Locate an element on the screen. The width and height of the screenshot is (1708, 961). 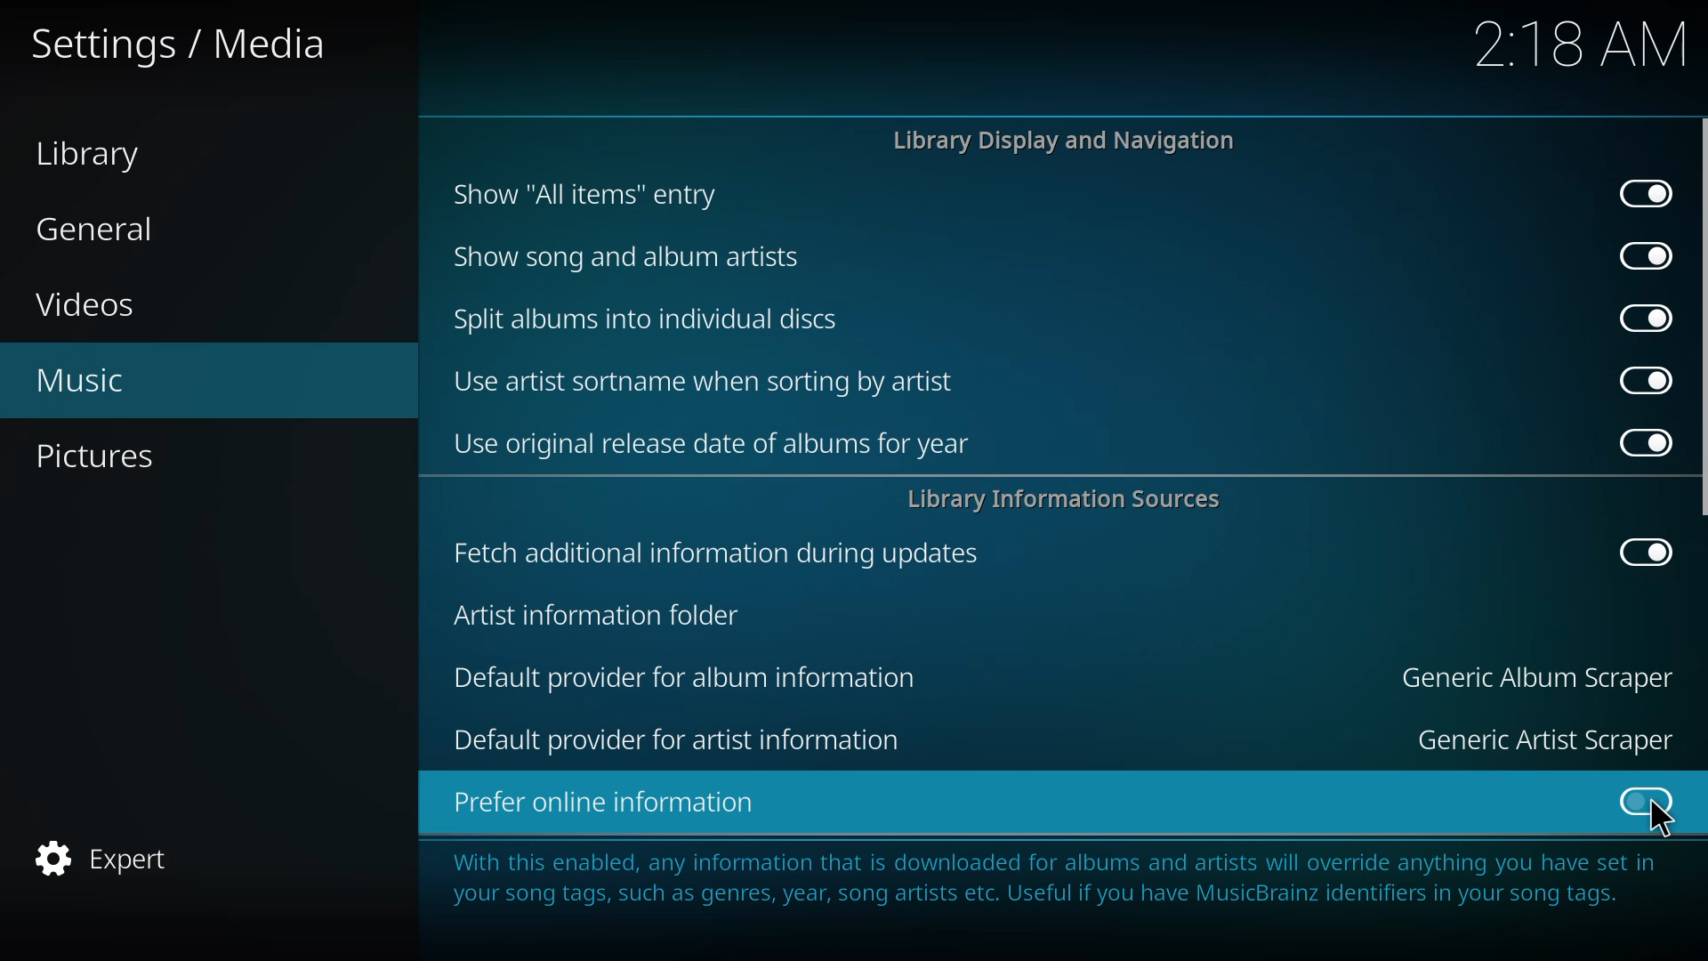
pictures is located at coordinates (108, 458).